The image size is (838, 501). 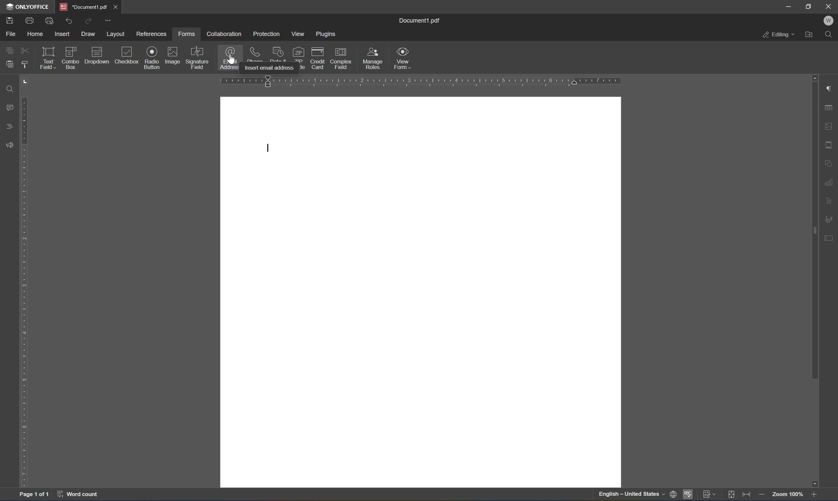 I want to click on plugins, so click(x=327, y=34).